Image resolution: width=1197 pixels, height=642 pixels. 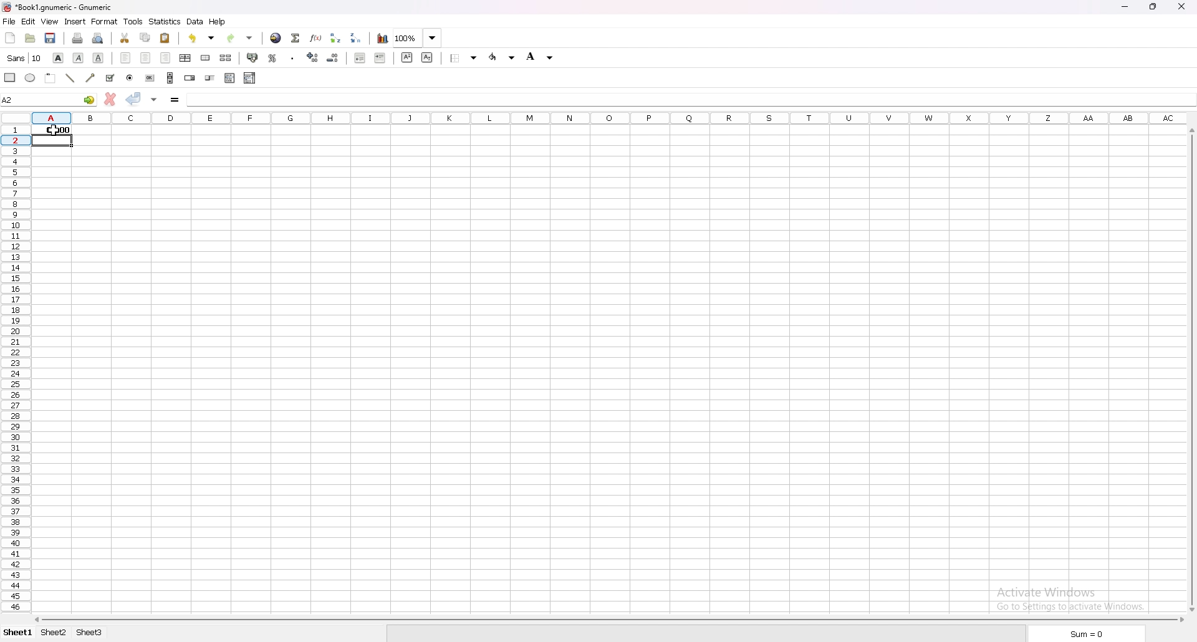 What do you see at coordinates (316, 38) in the screenshot?
I see `functions` at bounding box center [316, 38].